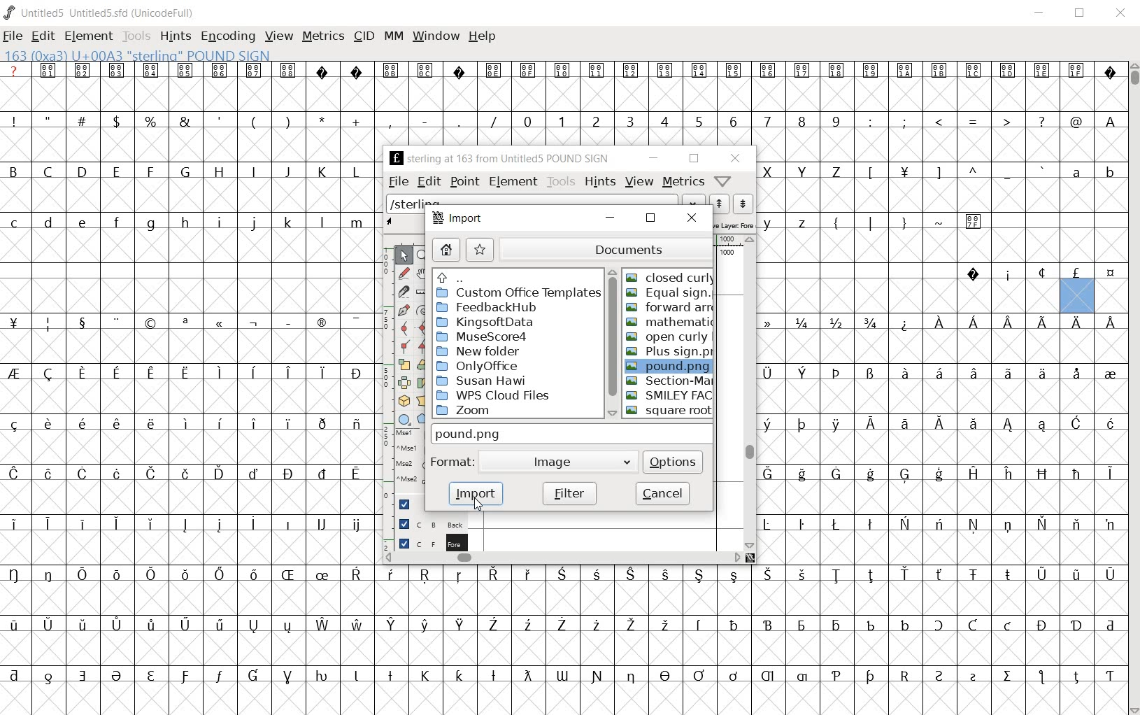  Describe the element at coordinates (1076, 323) in the screenshot. I see `Symbol` at that location.